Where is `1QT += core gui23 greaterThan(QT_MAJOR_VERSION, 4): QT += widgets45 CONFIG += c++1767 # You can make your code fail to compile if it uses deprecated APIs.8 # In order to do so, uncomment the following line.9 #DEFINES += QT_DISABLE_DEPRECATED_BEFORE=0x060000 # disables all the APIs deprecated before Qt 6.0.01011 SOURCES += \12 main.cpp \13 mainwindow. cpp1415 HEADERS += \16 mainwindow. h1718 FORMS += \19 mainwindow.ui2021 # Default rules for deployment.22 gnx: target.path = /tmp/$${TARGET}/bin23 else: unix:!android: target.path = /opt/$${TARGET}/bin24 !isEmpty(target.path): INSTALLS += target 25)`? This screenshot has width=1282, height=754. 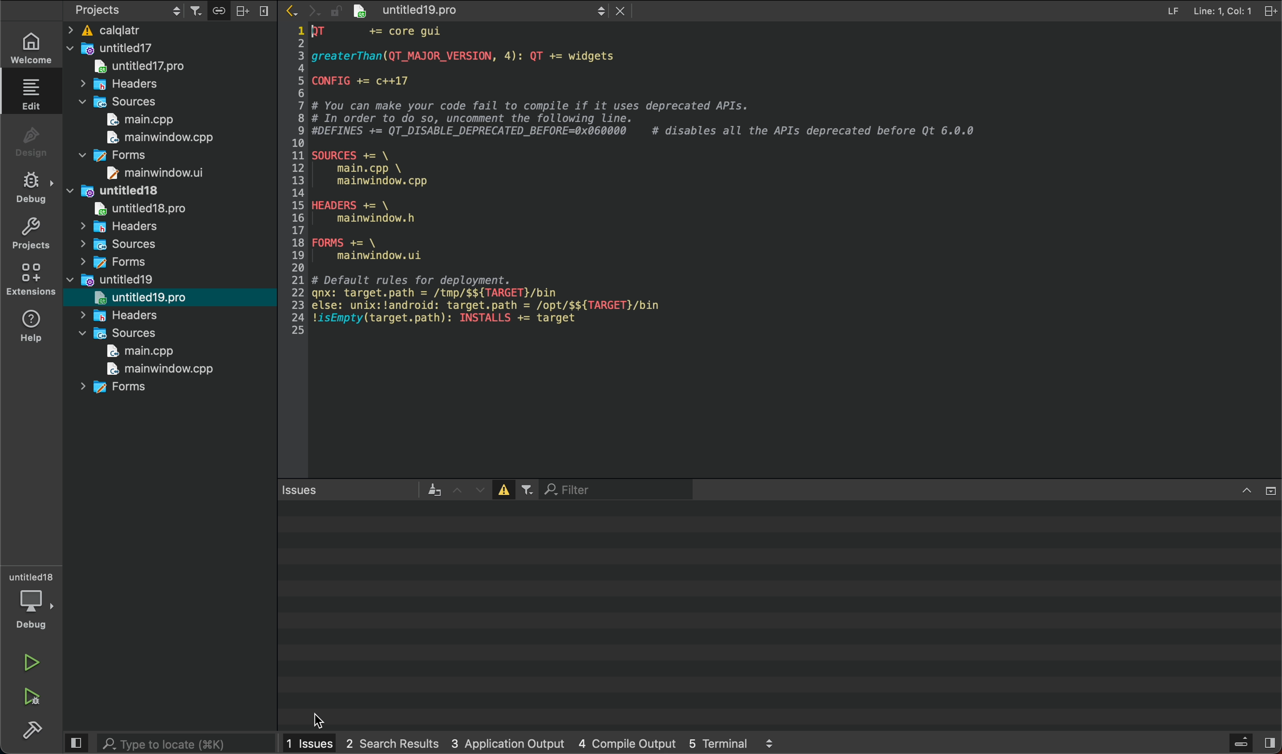
1QT += core gui23 greaterThan(QT_MAJOR_VERSION, 4): QT += widgets45 CONFIG += c++1767 # You can make your code fail to compile if it uses deprecated APIs.8 # In order to do so, uncomment the following line.9 #DEFINES += QT_DISABLE_DEPRECATED_BEFORE=0x060000 # disables all the APIs deprecated before Qt 6.0.01011 SOURCES += \12 main.cpp \13 mainwindow. cpp1415 HEADERS += \16 mainwindow. h1718 FORMS += \19 mainwindow.ui2021 # Default rules for deployment.22 gnx: target.path = /tmp/$${TARGET}/bin23 else: unix:!android: target.path = /opt/$${TARGET}/bin24 !isEmpty(target.path): INSTALLS += target 25) is located at coordinates (635, 187).